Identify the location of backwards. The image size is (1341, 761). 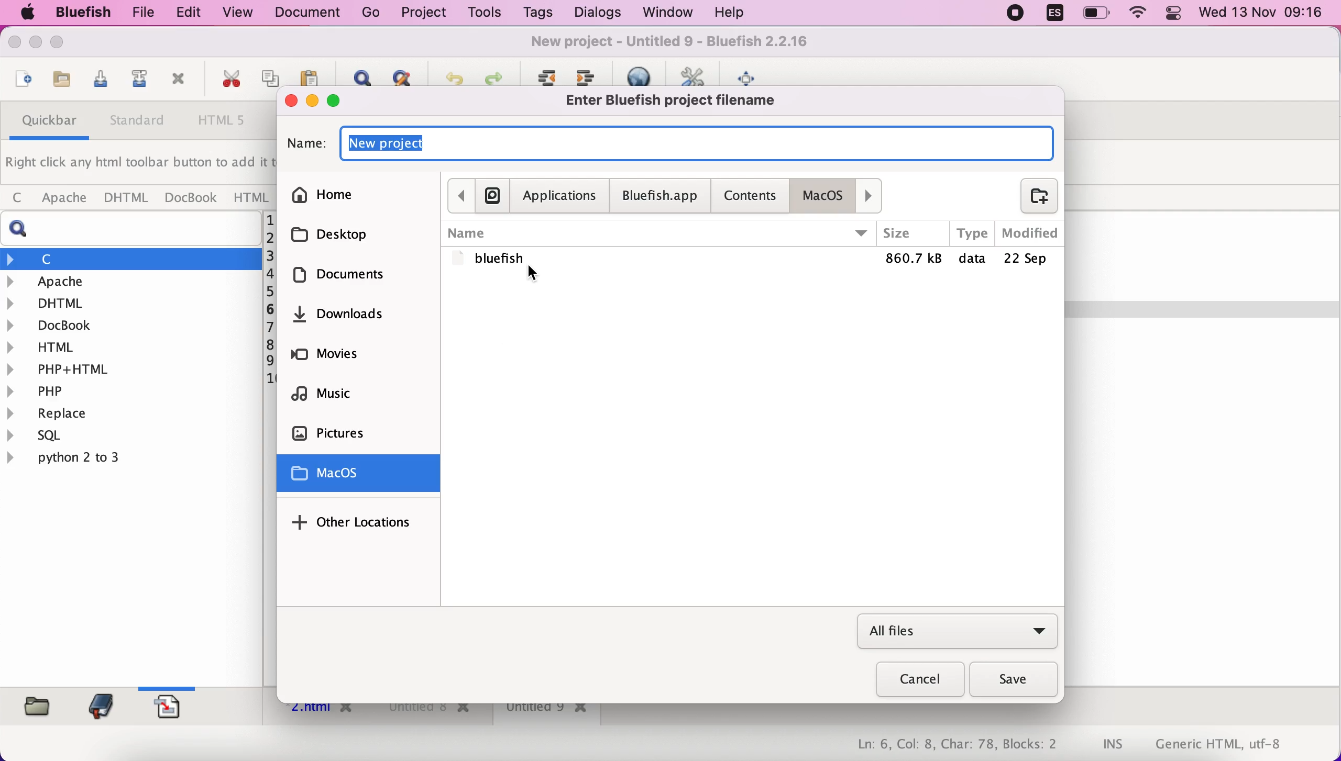
(459, 195).